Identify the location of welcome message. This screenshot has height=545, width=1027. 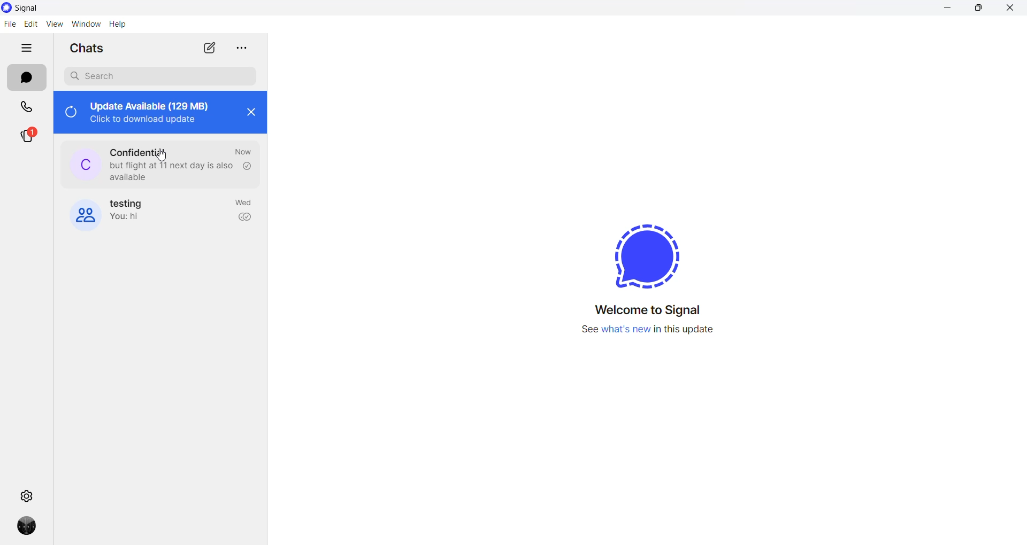
(649, 310).